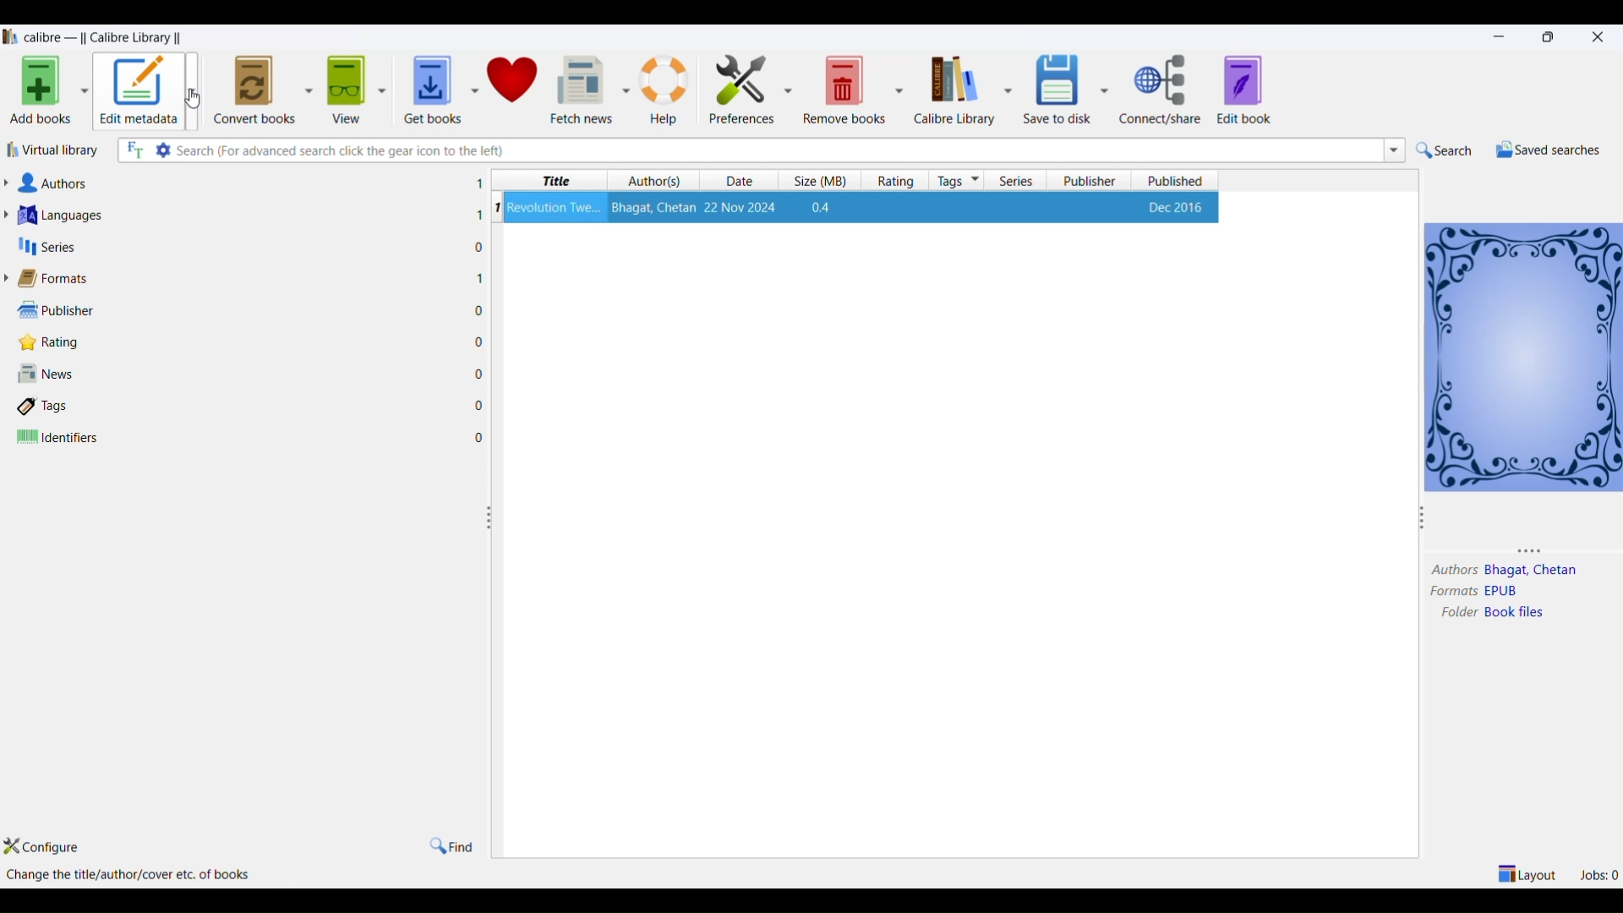 This screenshot has width=1623, height=913. I want to click on layout, so click(1528, 872).